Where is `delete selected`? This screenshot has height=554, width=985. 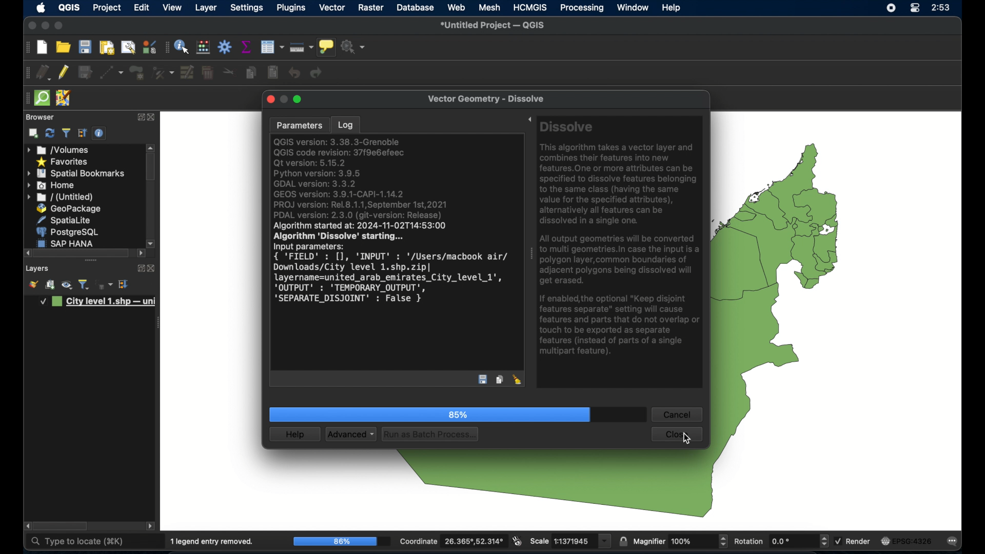
delete selected is located at coordinates (207, 73).